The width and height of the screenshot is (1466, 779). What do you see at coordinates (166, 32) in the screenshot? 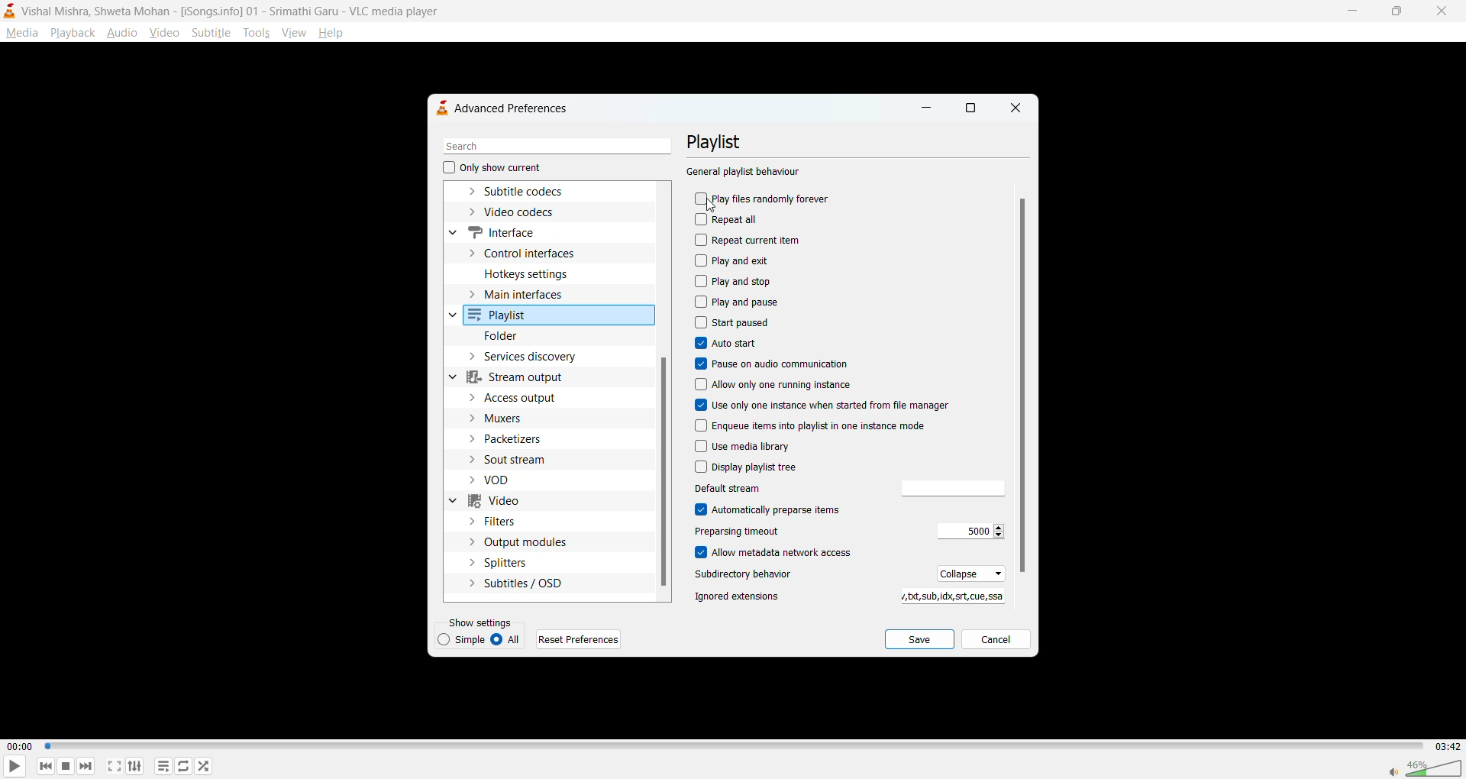
I see `video` at bounding box center [166, 32].